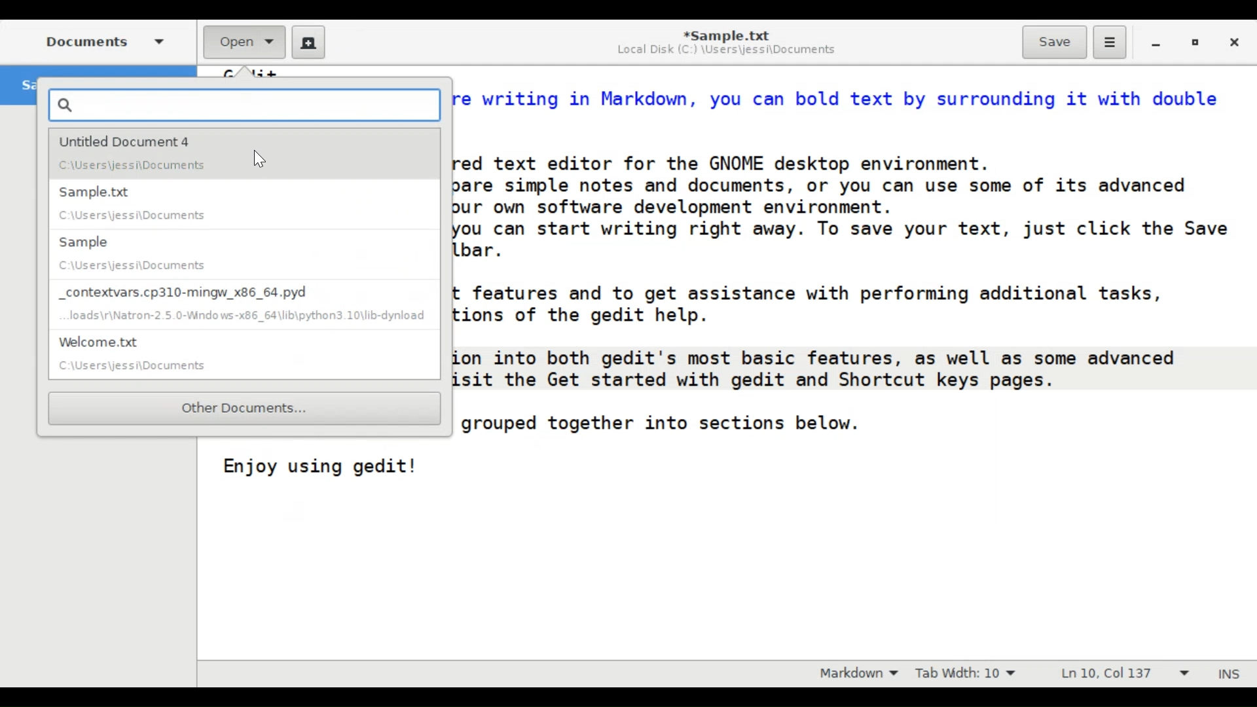  I want to click on Other Documents, so click(245, 408).